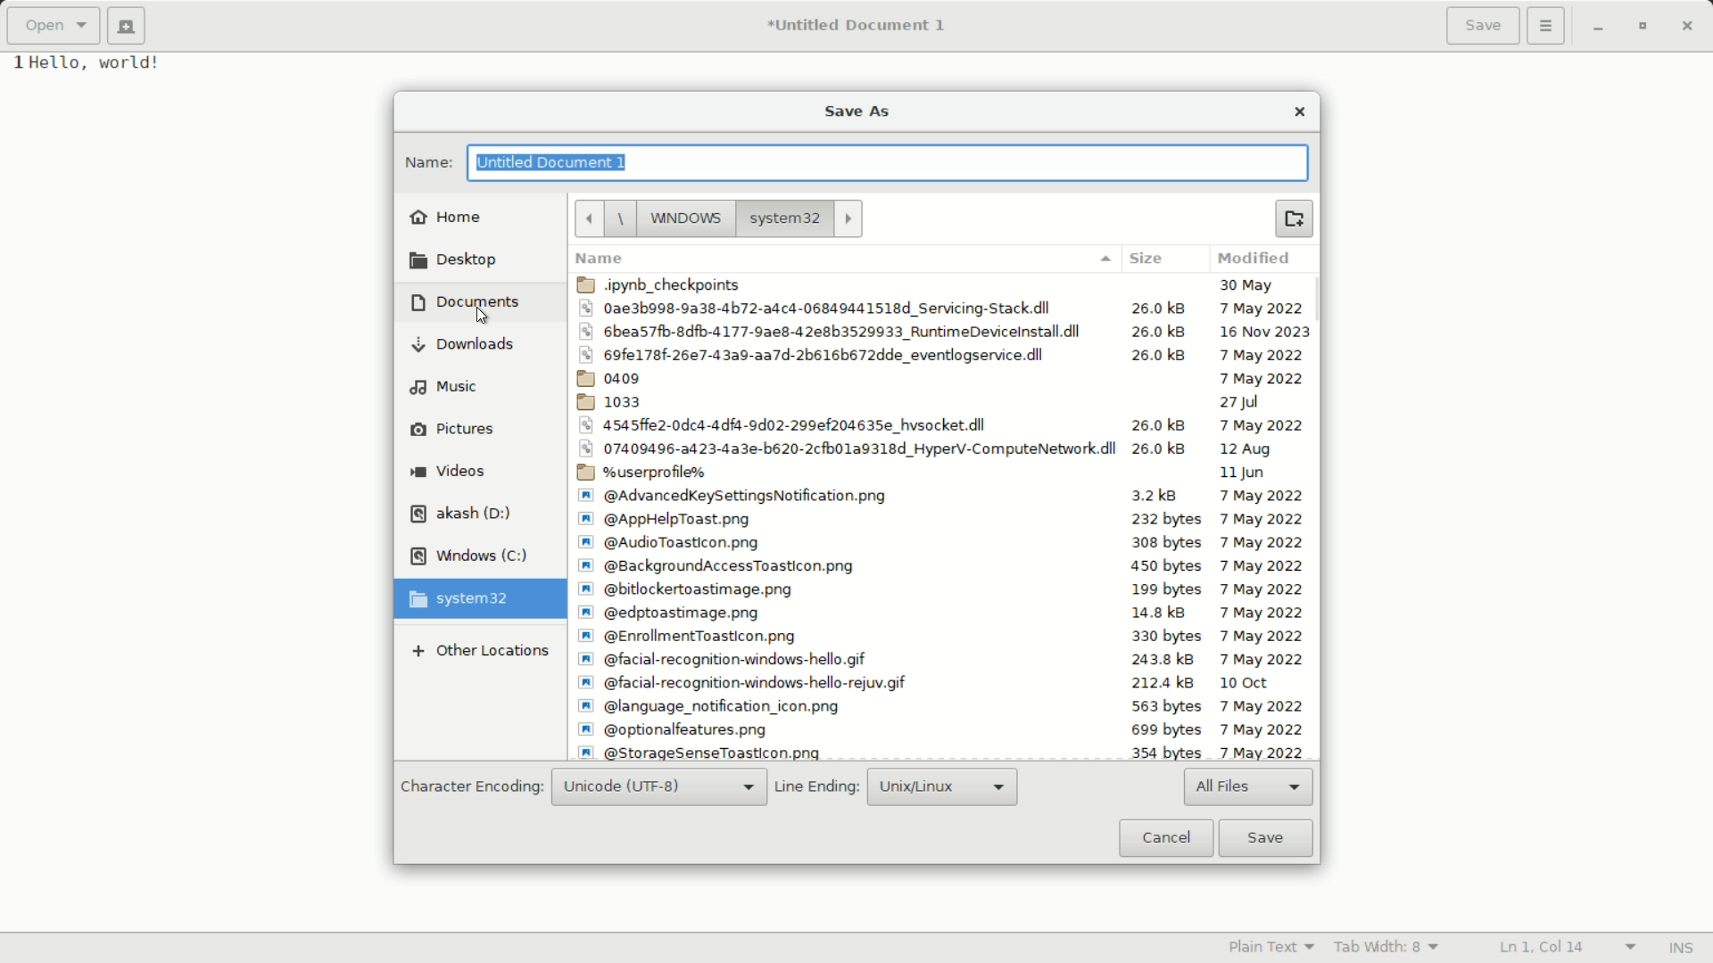 The width and height of the screenshot is (1713, 963). I want to click on Folder, so click(943, 402).